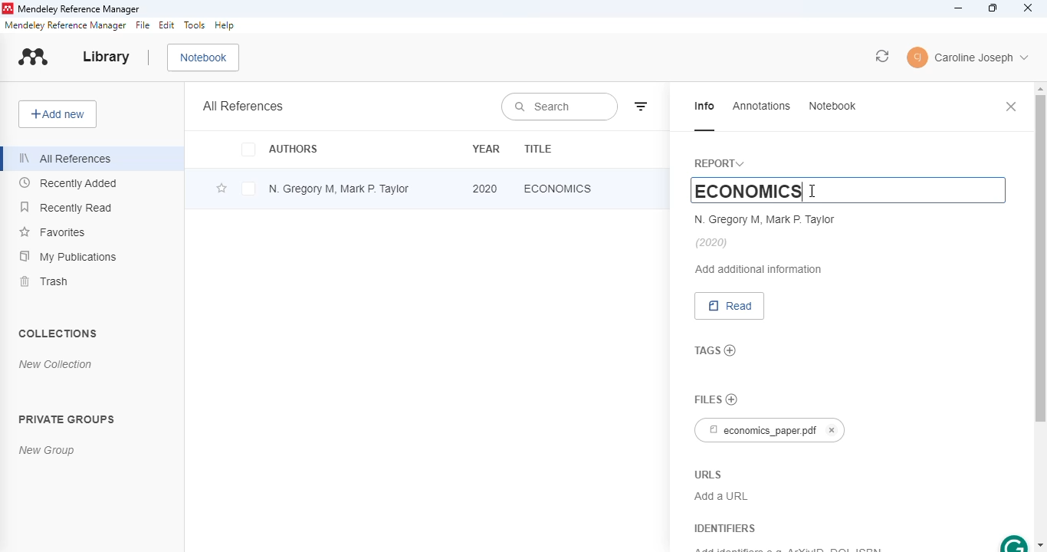  I want to click on title, so click(539, 149).